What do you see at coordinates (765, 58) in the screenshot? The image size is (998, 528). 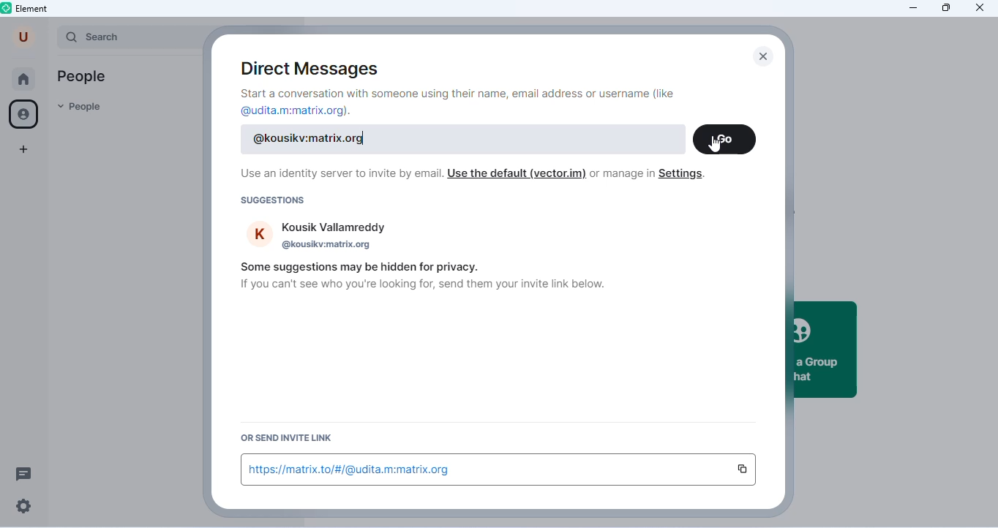 I see `close` at bounding box center [765, 58].